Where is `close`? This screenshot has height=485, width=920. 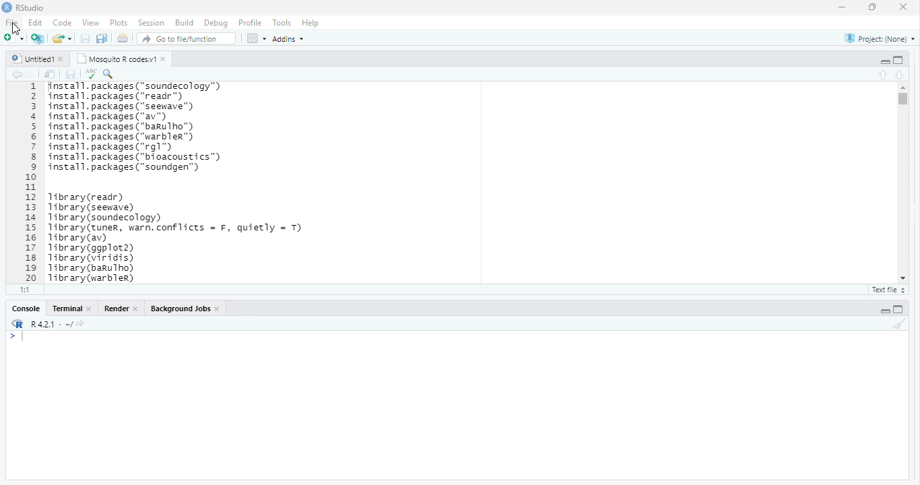 close is located at coordinates (164, 59).